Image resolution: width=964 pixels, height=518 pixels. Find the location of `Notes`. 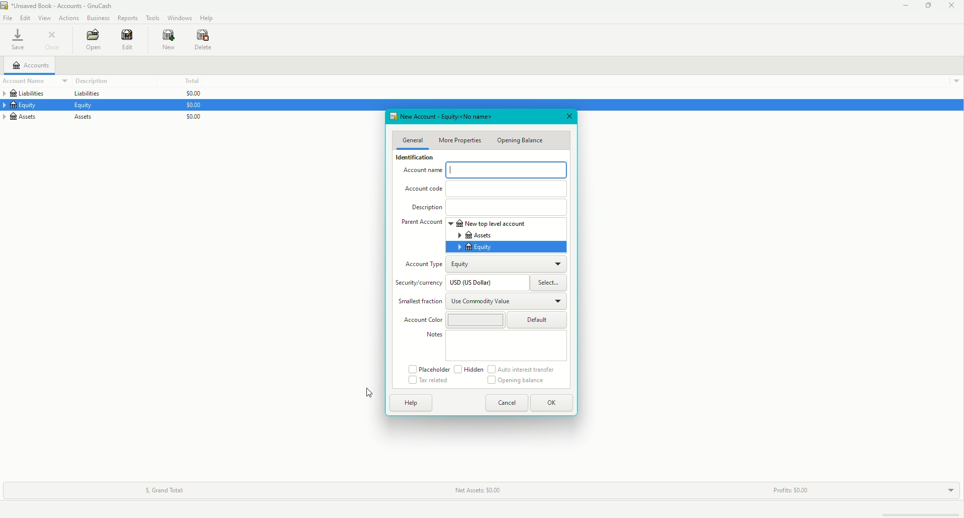

Notes is located at coordinates (496, 346).